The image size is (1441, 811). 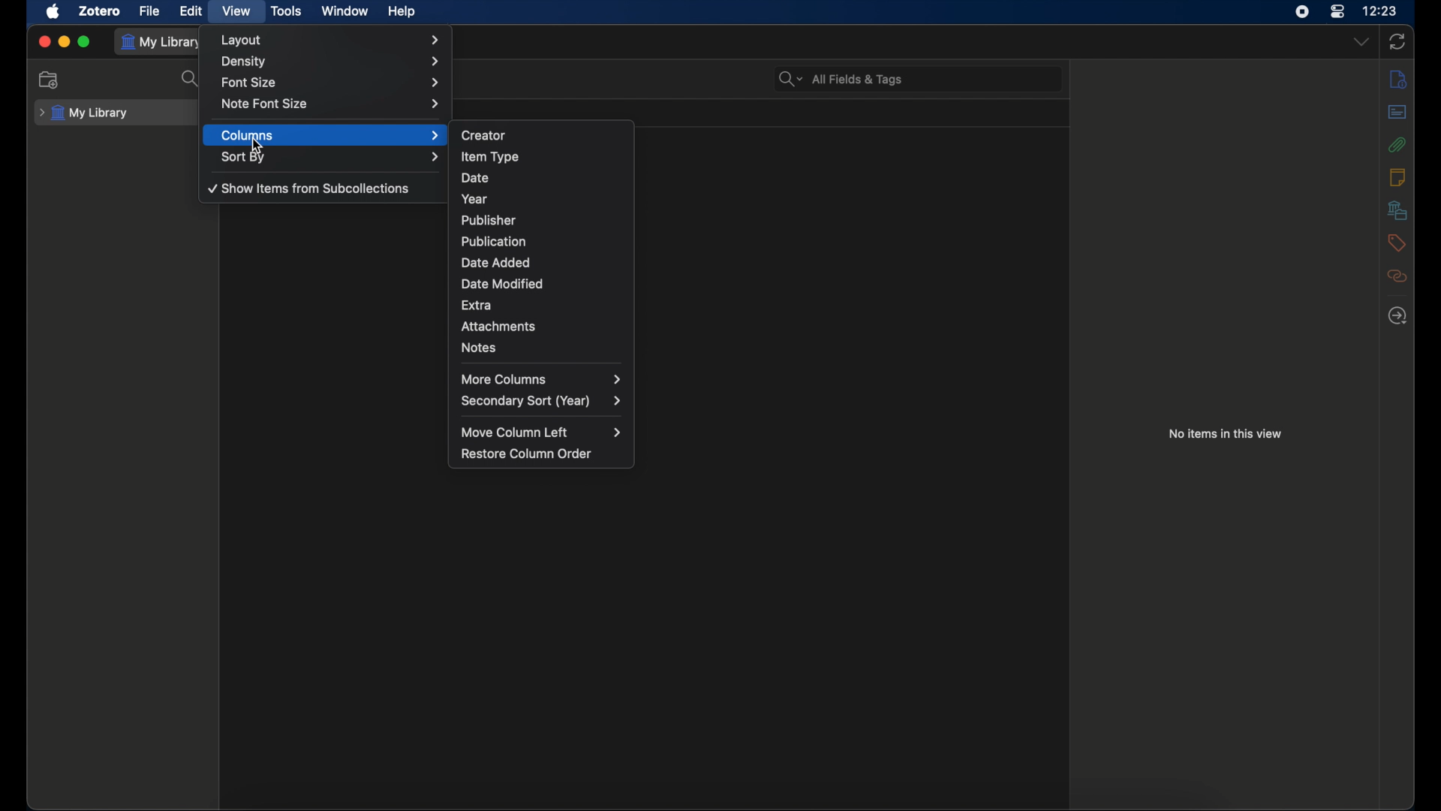 What do you see at coordinates (329, 83) in the screenshot?
I see `font size` at bounding box center [329, 83].